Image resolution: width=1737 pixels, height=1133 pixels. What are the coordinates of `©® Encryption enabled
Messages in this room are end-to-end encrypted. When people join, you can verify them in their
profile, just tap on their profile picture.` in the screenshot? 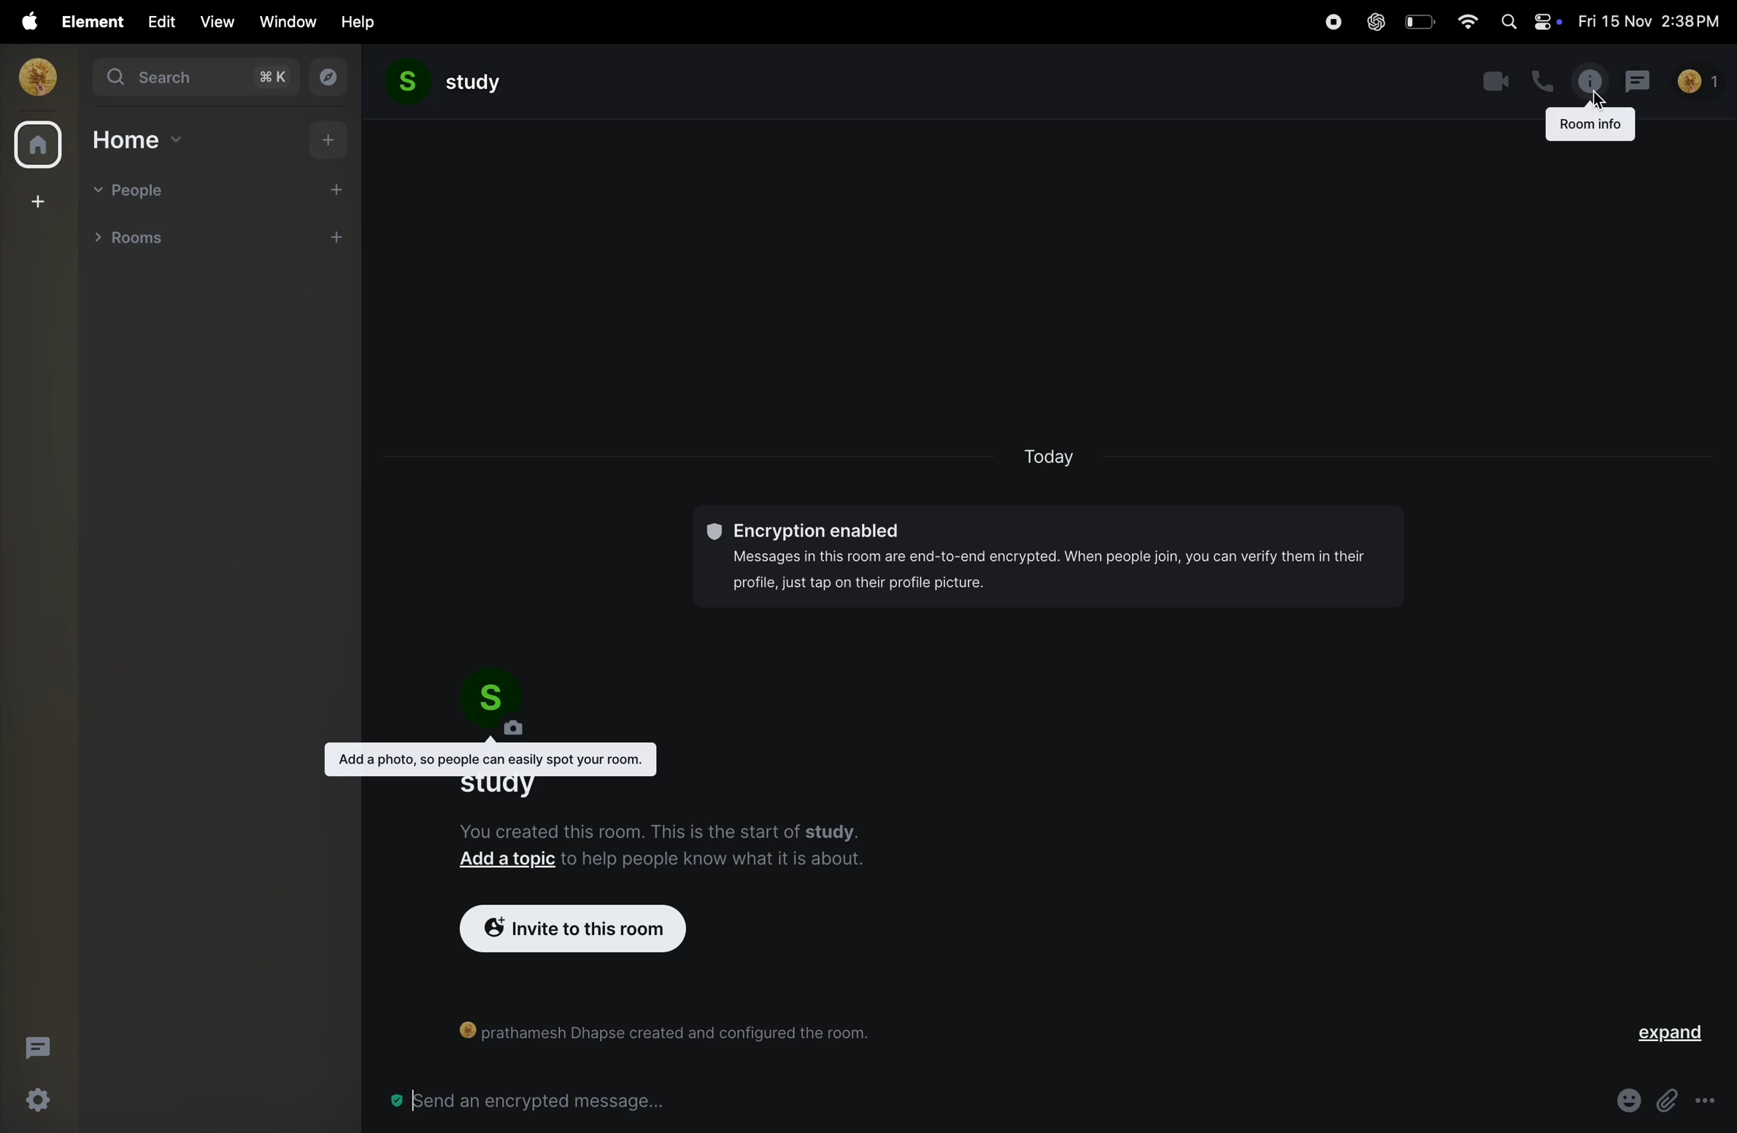 It's located at (1047, 558).